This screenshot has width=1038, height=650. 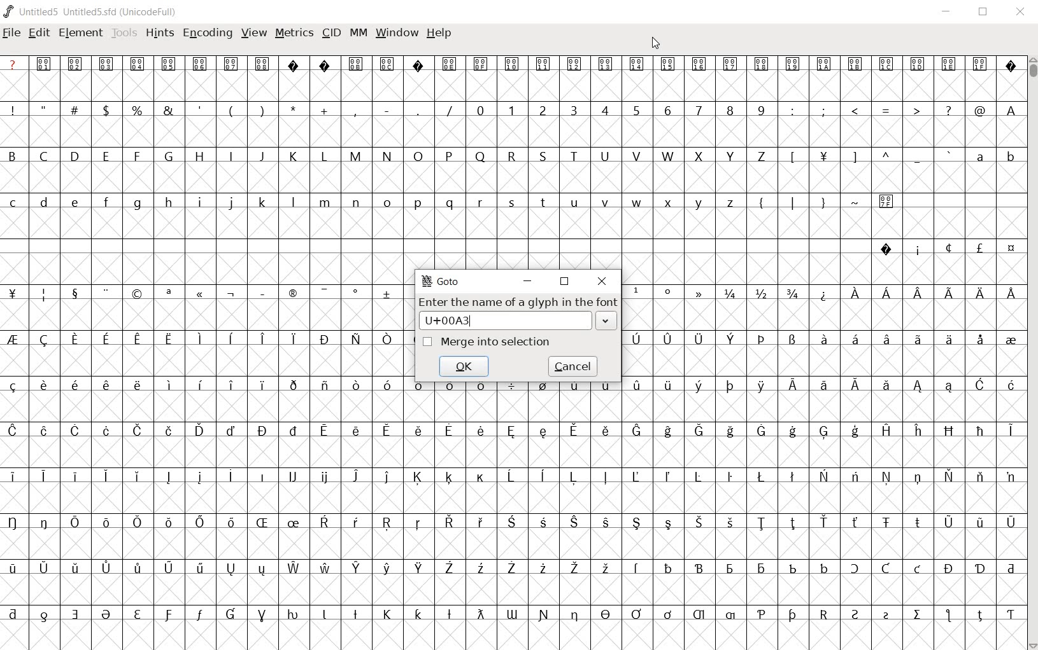 What do you see at coordinates (324, 156) in the screenshot?
I see `L` at bounding box center [324, 156].